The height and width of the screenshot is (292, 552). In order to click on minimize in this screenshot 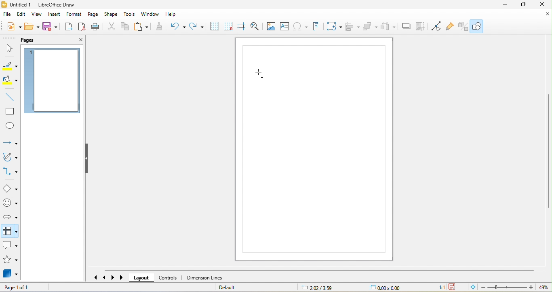, I will do `click(503, 6)`.